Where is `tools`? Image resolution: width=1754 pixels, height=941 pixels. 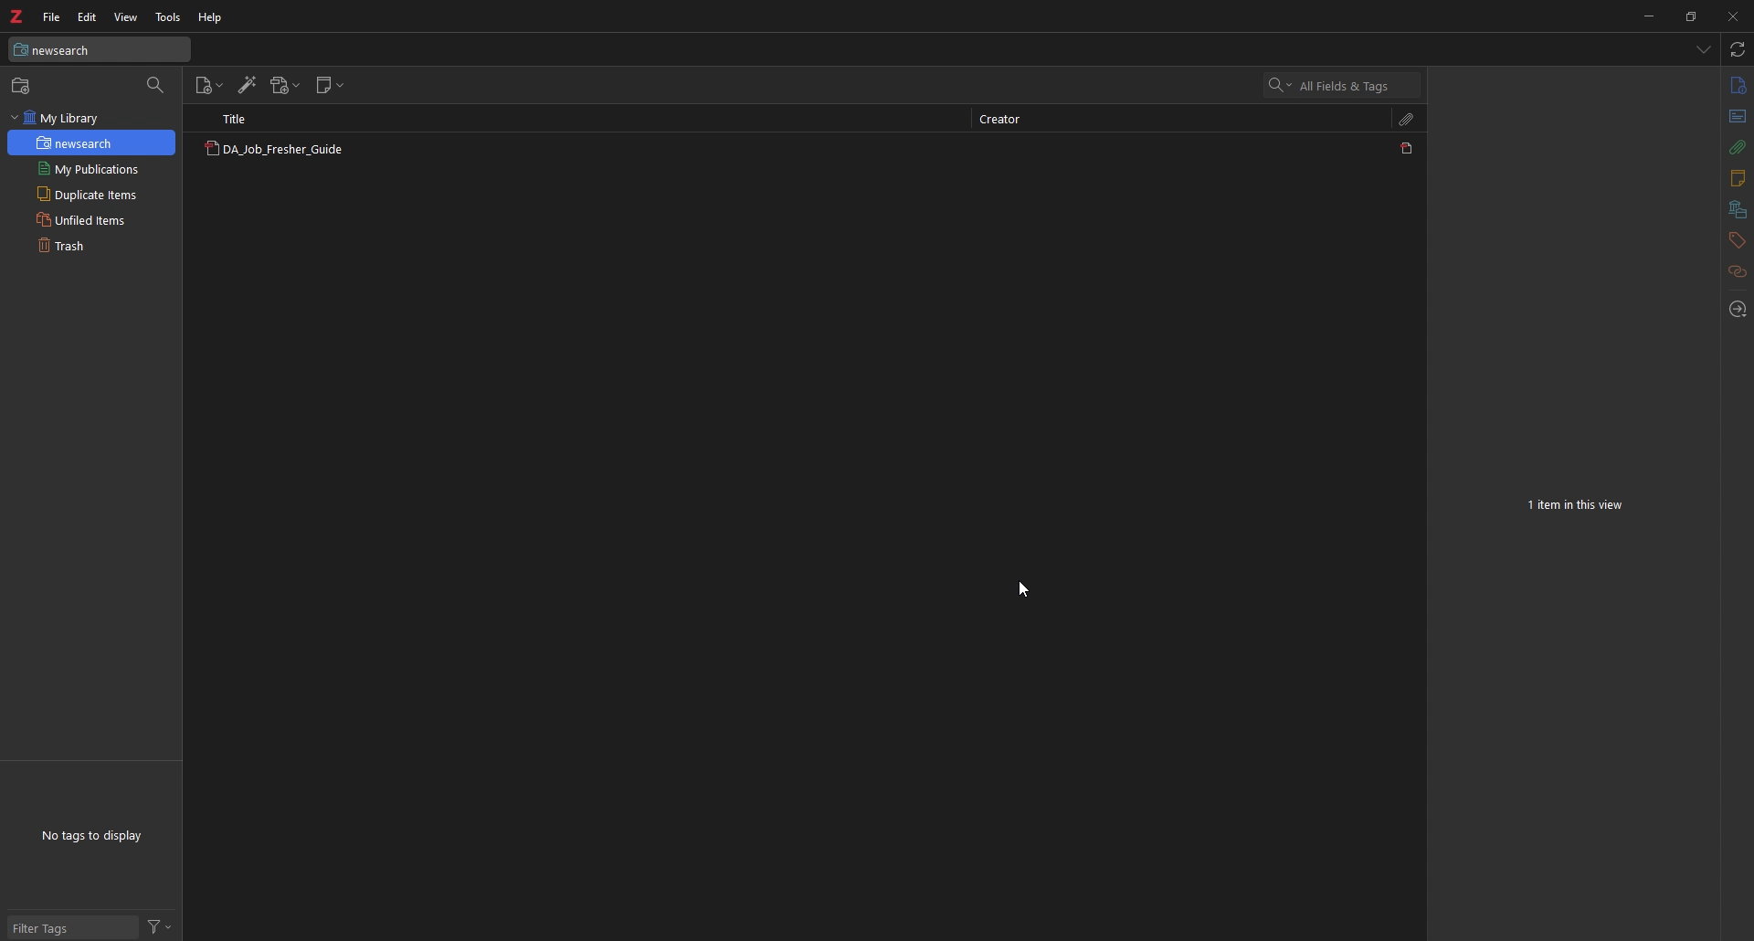 tools is located at coordinates (169, 17).